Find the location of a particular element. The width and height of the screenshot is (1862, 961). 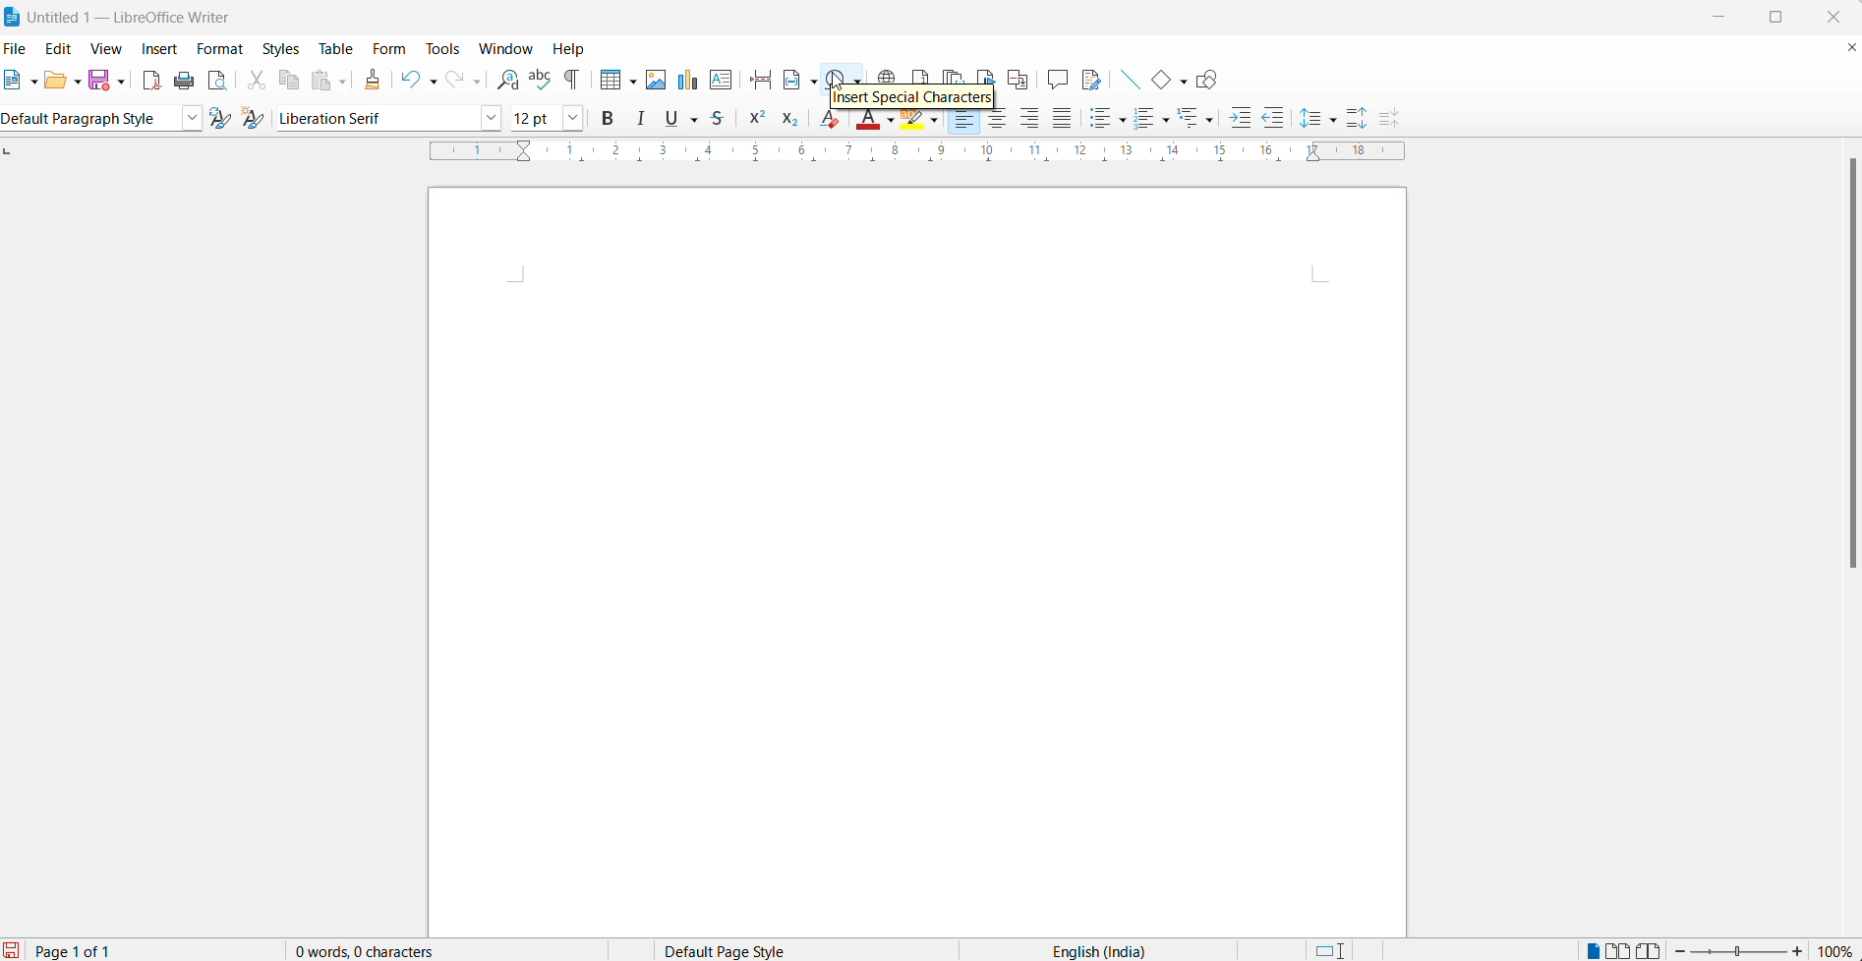

insert comments is located at coordinates (1058, 82).